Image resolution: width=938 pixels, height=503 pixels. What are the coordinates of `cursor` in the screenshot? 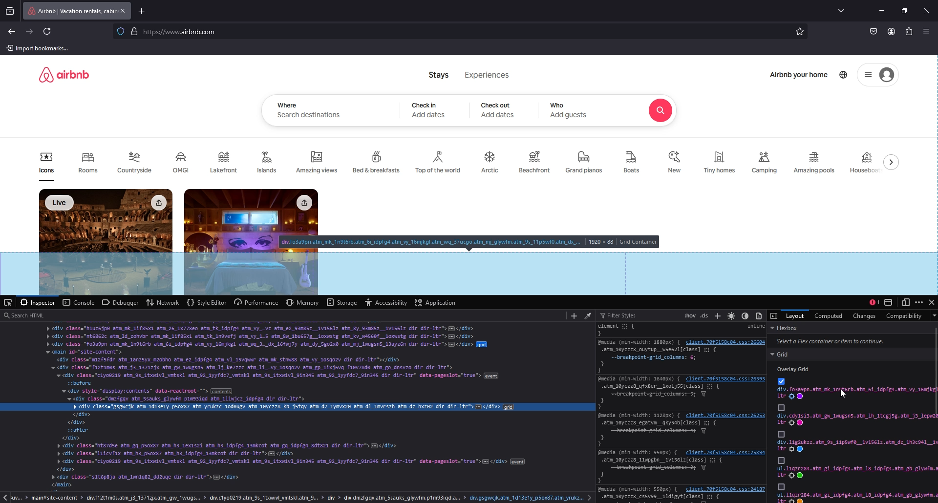 It's located at (843, 394).